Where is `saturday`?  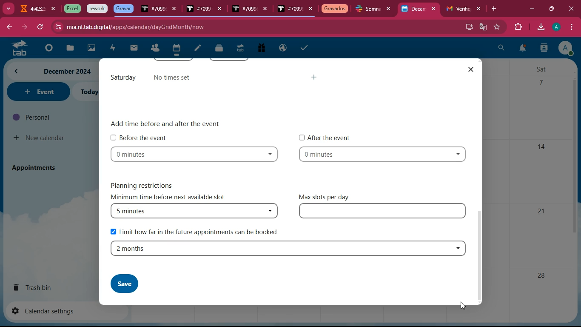 saturday is located at coordinates (122, 79).